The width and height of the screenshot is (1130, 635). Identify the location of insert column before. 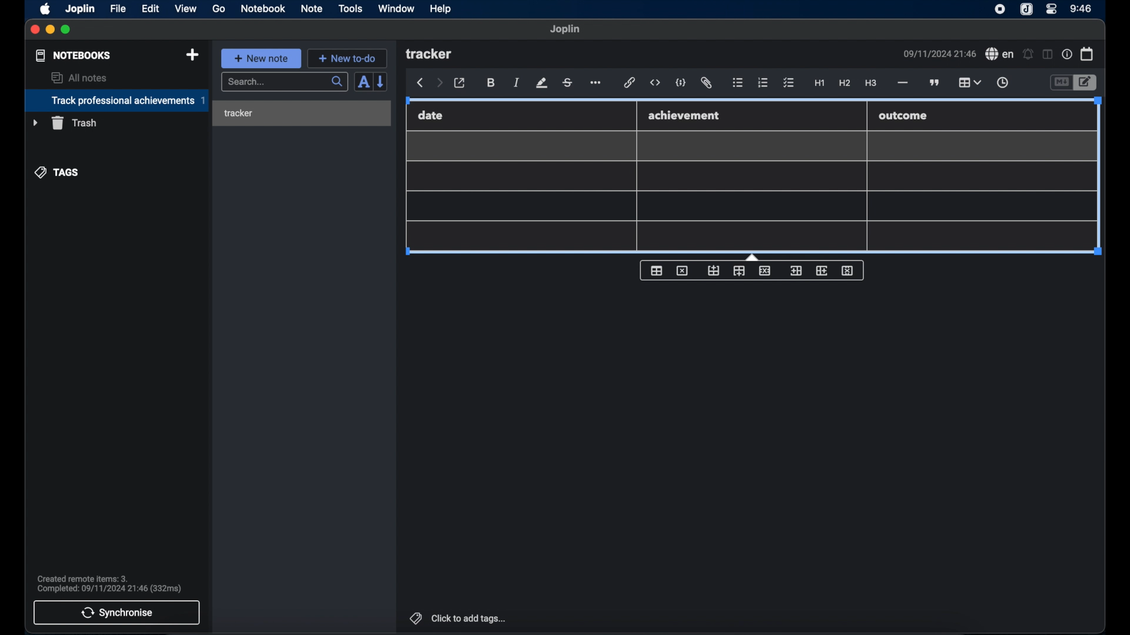
(795, 270).